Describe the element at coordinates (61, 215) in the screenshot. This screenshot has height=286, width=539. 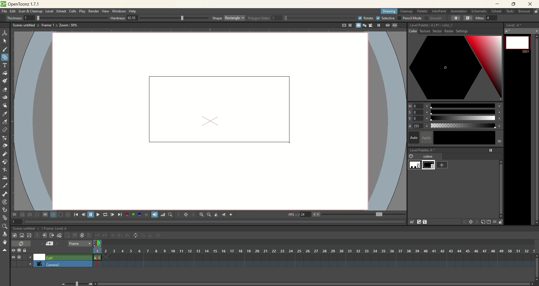
I see `black background` at that location.